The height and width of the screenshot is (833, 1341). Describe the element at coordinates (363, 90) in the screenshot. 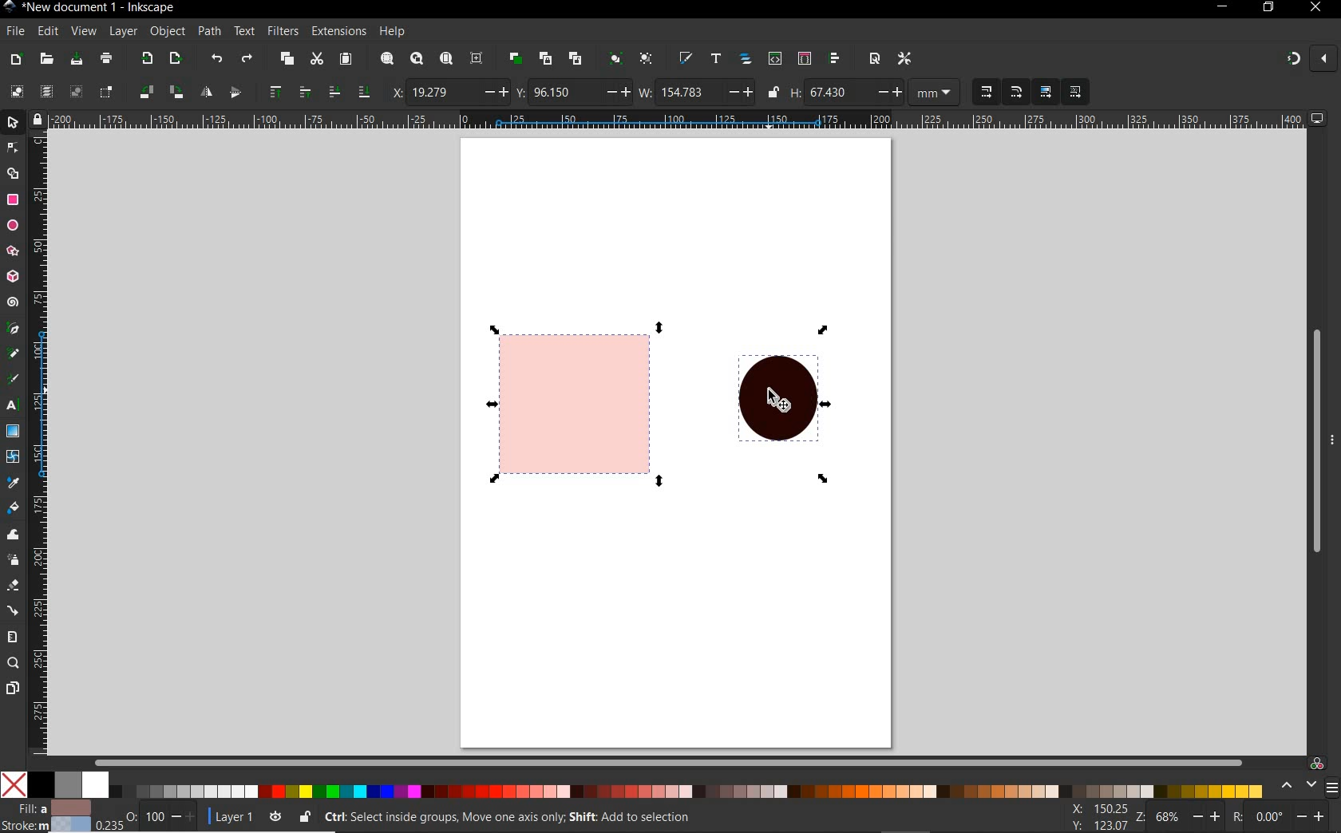

I see `lower to bottom` at that location.